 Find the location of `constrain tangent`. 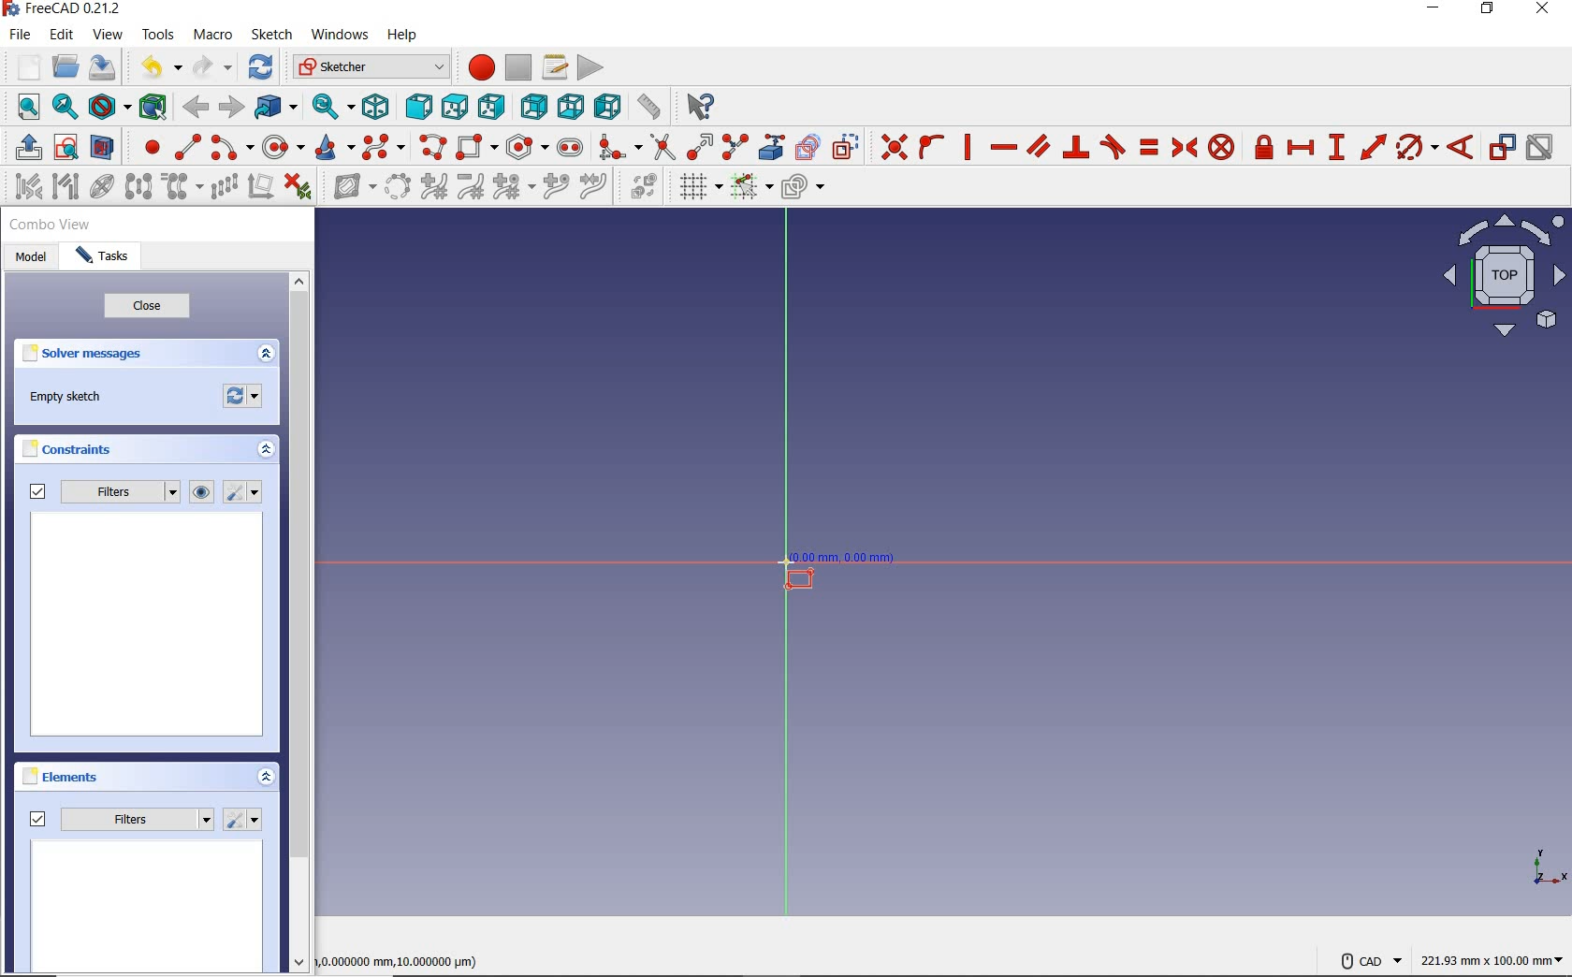

constrain tangent is located at coordinates (1113, 147).